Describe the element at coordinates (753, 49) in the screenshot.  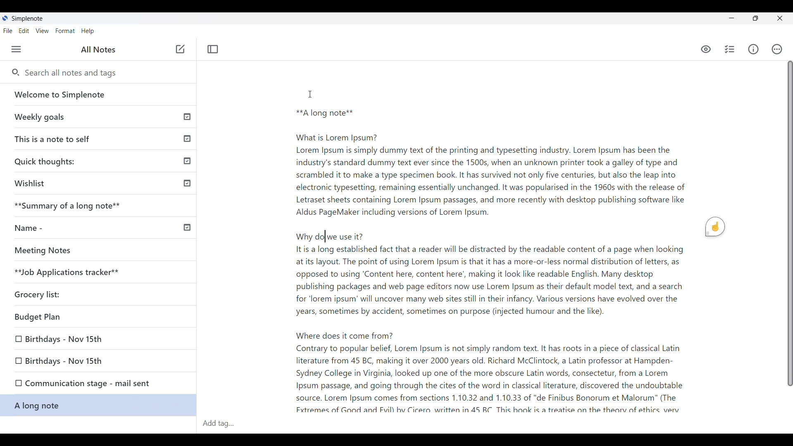
I see `Info` at that location.